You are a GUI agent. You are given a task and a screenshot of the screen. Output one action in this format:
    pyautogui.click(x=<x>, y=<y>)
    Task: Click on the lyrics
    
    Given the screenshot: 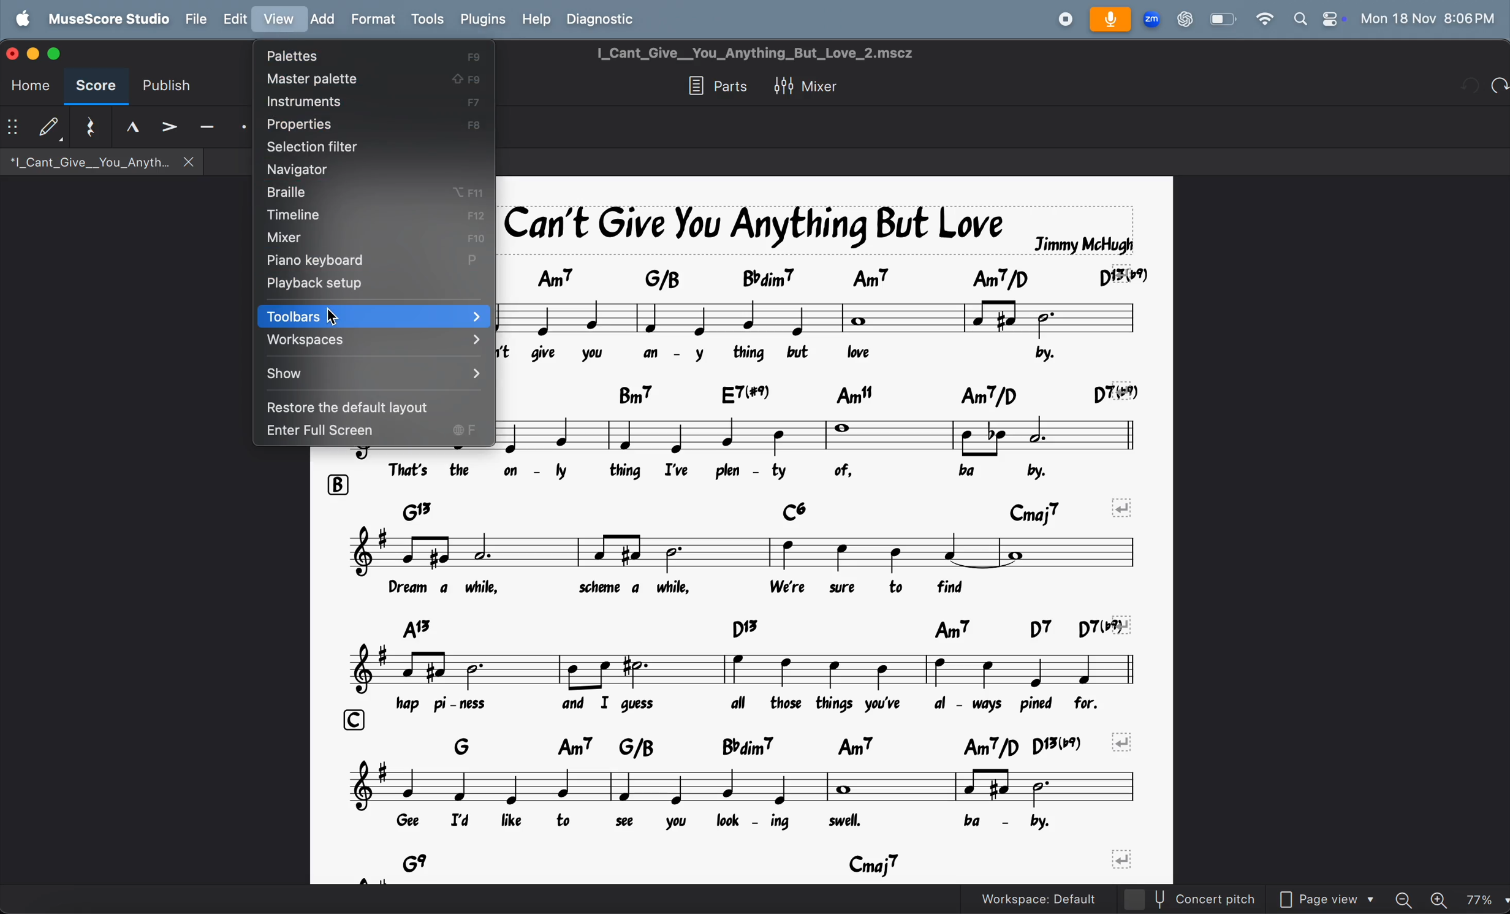 What is the action you would take?
    pyautogui.click(x=735, y=588)
    